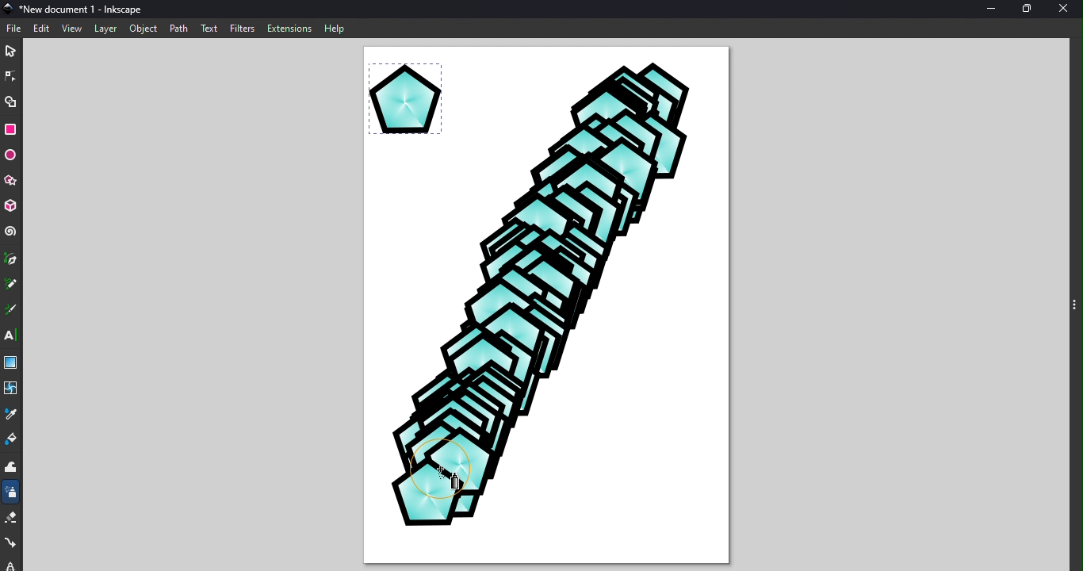 The image size is (1083, 571). I want to click on Node tool, so click(12, 74).